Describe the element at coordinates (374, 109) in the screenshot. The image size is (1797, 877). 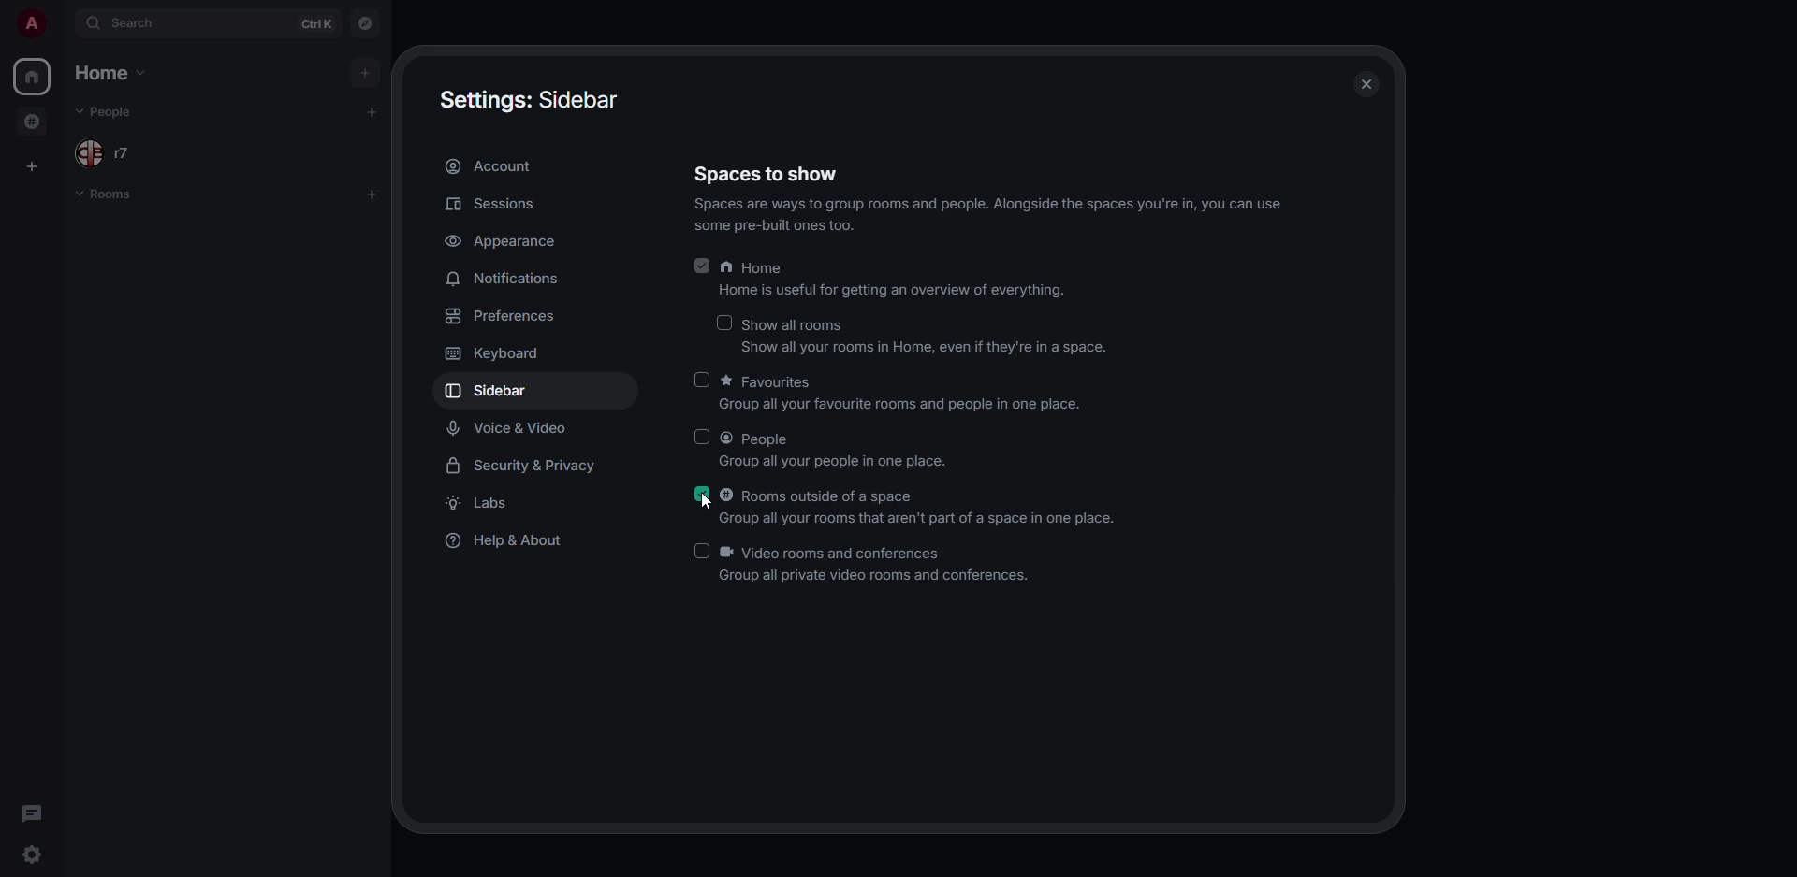
I see `add` at that location.